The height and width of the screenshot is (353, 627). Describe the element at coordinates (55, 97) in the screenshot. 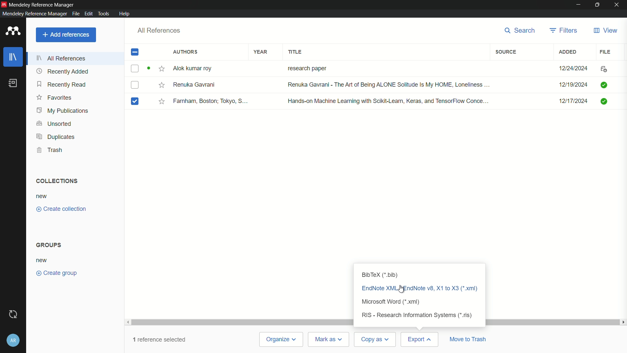

I see `favorites` at that location.